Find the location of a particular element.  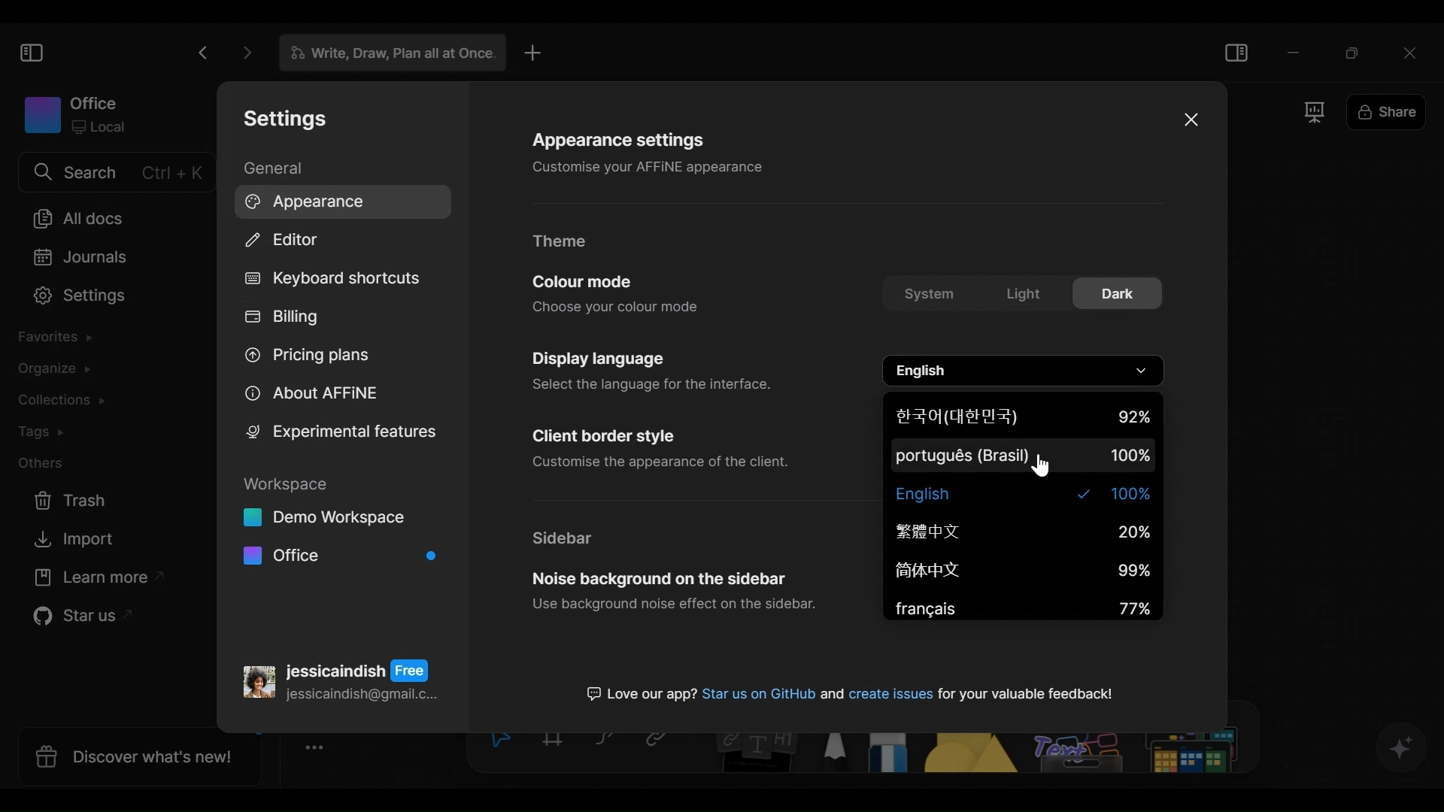

All documents is located at coordinates (77, 218).